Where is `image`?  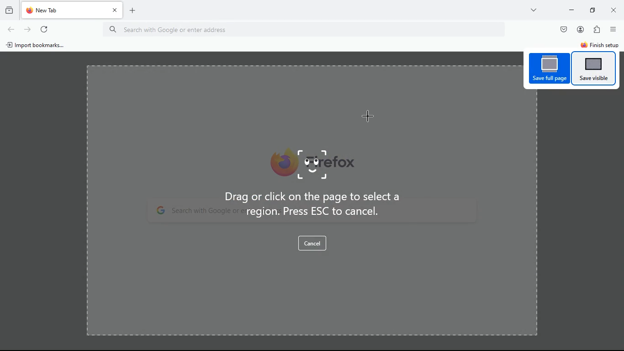 image is located at coordinates (316, 165).